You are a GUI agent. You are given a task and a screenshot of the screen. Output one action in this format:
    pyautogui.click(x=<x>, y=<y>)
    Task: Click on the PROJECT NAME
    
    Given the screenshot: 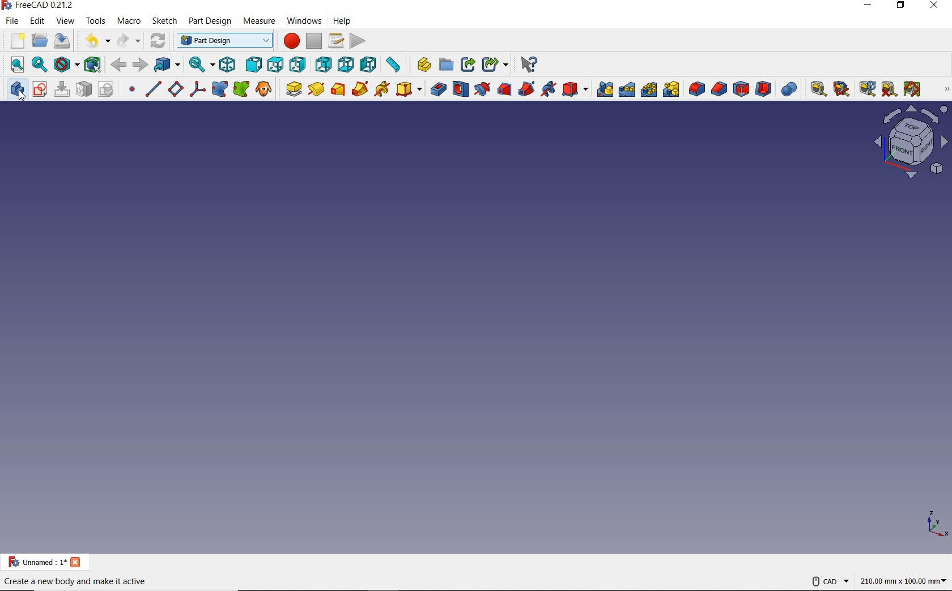 What is the action you would take?
    pyautogui.click(x=45, y=562)
    